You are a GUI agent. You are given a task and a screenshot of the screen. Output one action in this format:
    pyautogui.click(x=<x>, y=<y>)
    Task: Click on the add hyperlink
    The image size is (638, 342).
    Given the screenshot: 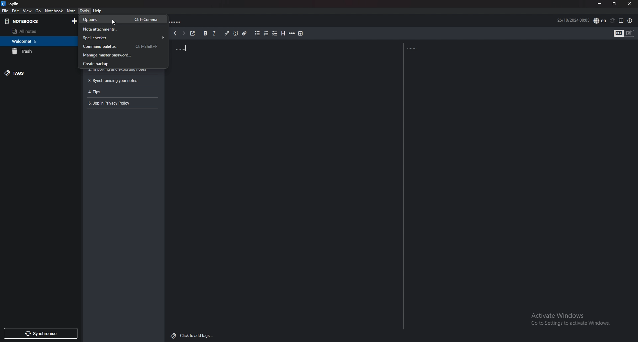 What is the action you would take?
    pyautogui.click(x=227, y=33)
    